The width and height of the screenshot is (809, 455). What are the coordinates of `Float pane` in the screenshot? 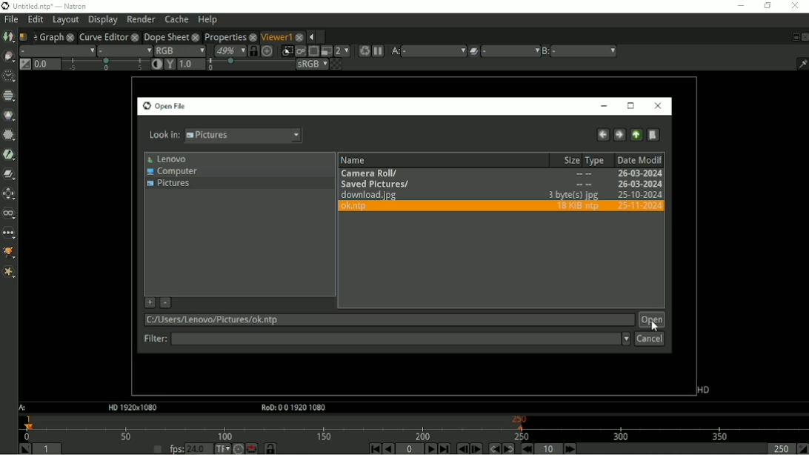 It's located at (793, 37).